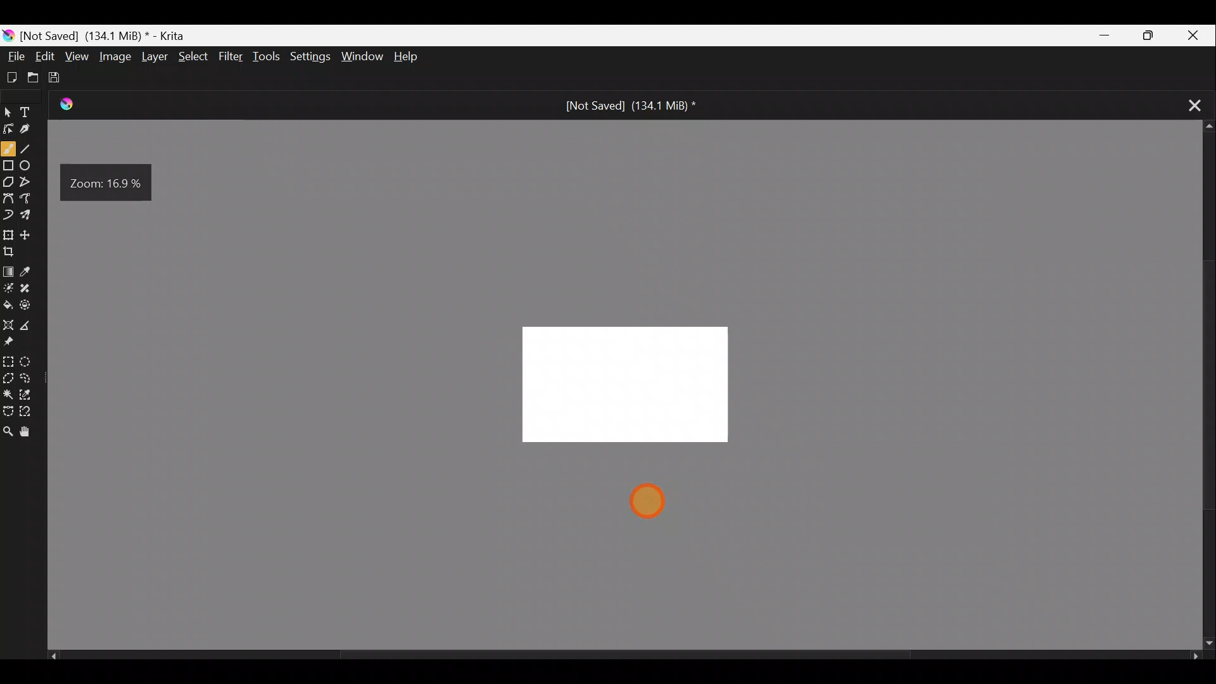 The width and height of the screenshot is (1216, 684). Describe the element at coordinates (72, 104) in the screenshot. I see `Krita Logo` at that location.